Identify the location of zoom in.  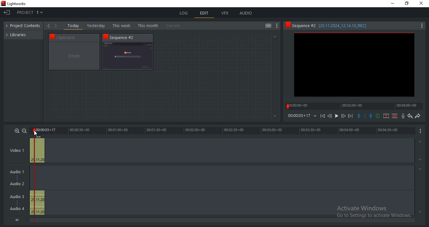
(17, 130).